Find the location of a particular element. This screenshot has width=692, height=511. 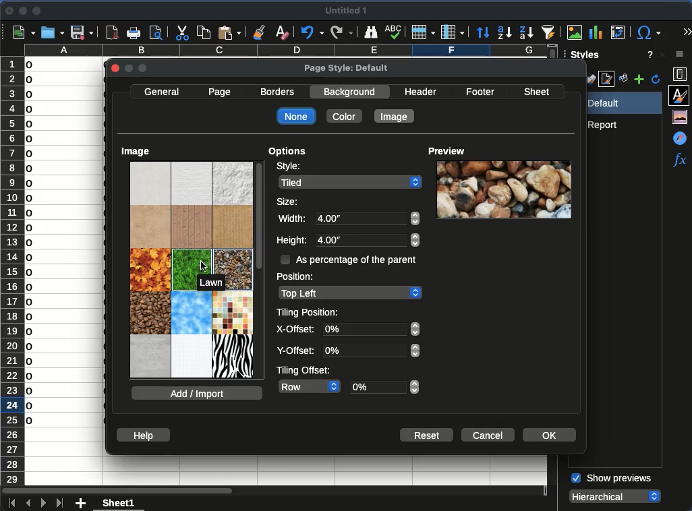

finder is located at coordinates (371, 32).